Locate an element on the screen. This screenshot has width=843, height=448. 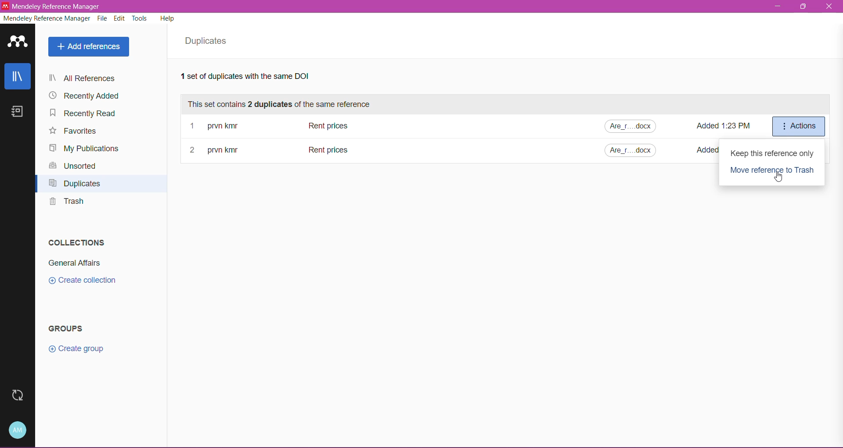
All References is located at coordinates (98, 79).